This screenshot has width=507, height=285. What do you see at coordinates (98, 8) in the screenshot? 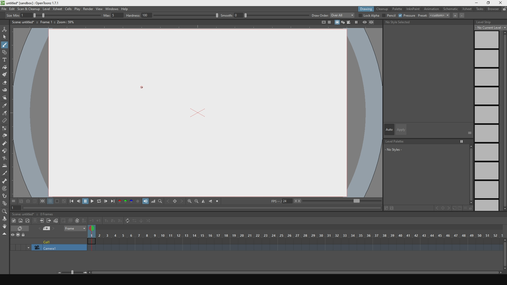
I see `view` at bounding box center [98, 8].